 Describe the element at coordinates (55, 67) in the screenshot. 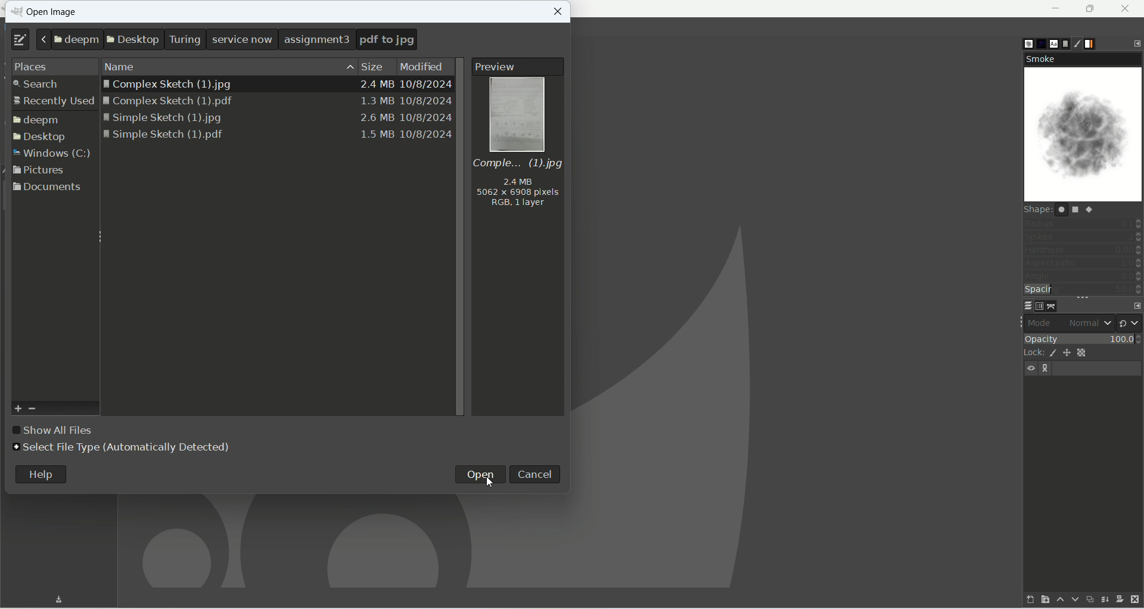

I see `places` at that location.